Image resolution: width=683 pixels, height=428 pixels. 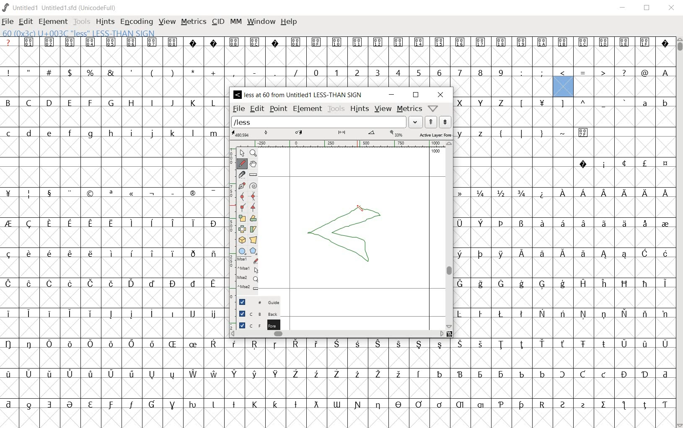 What do you see at coordinates (564, 313) in the screenshot?
I see `special letter` at bounding box center [564, 313].